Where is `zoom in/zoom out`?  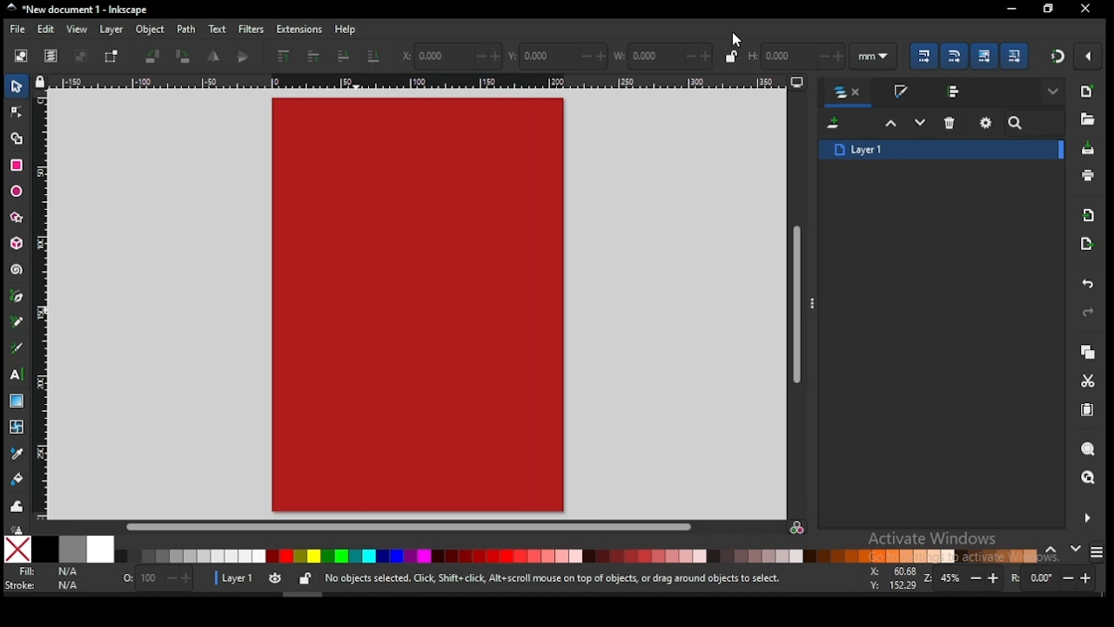
zoom in/zoom out is located at coordinates (964, 578).